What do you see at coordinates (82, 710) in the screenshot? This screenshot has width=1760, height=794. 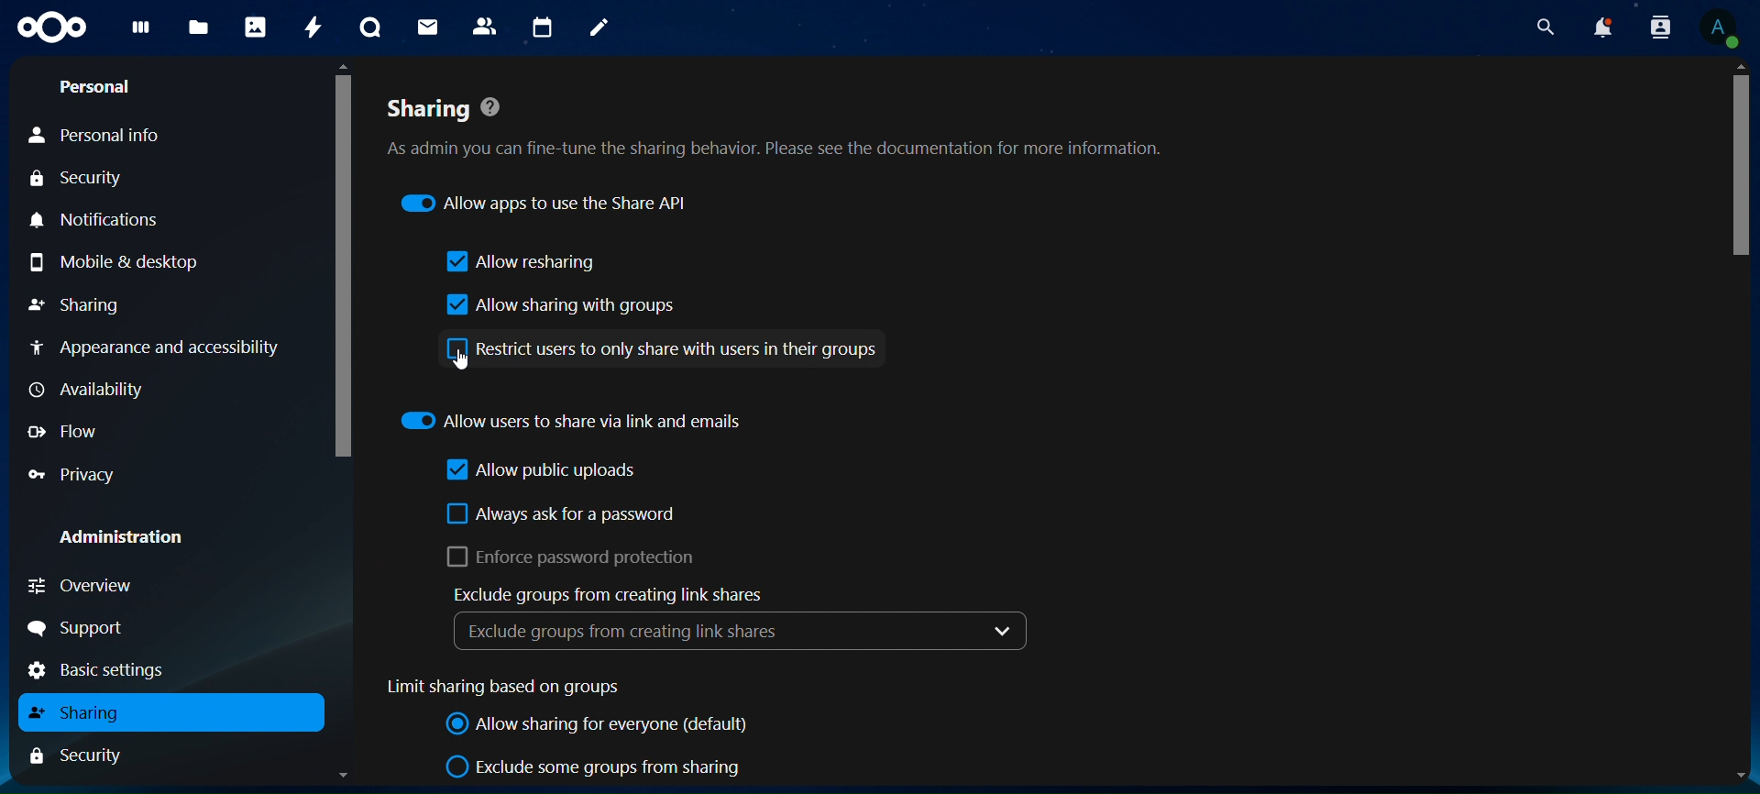 I see `sharing` at bounding box center [82, 710].